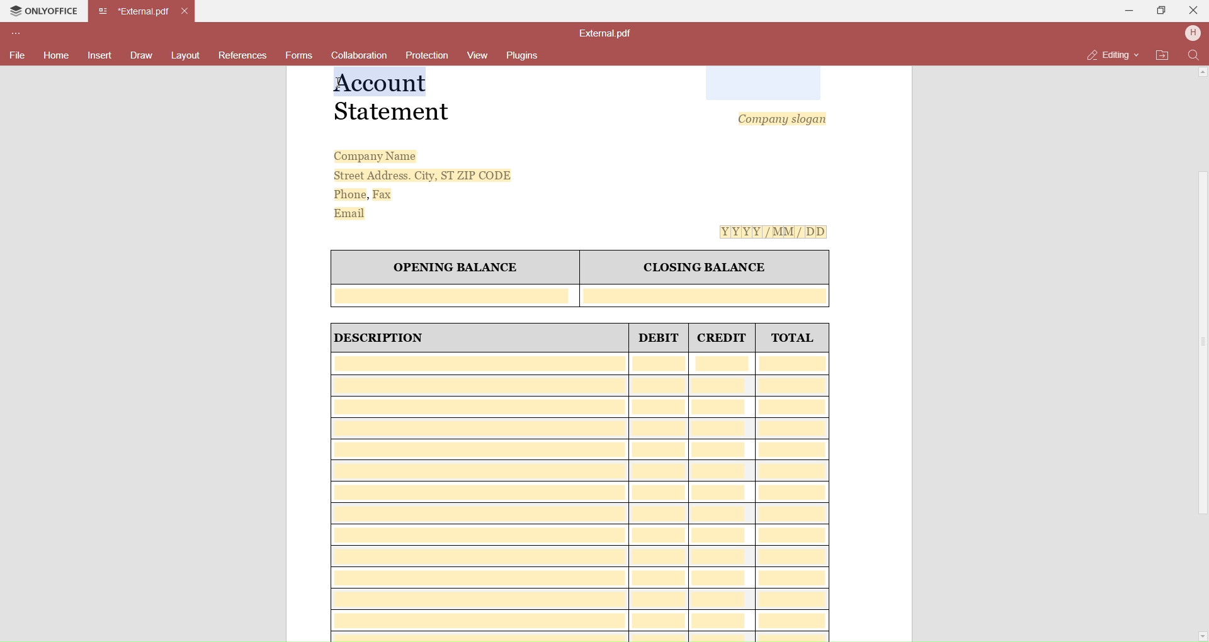  I want to click on View, so click(475, 56).